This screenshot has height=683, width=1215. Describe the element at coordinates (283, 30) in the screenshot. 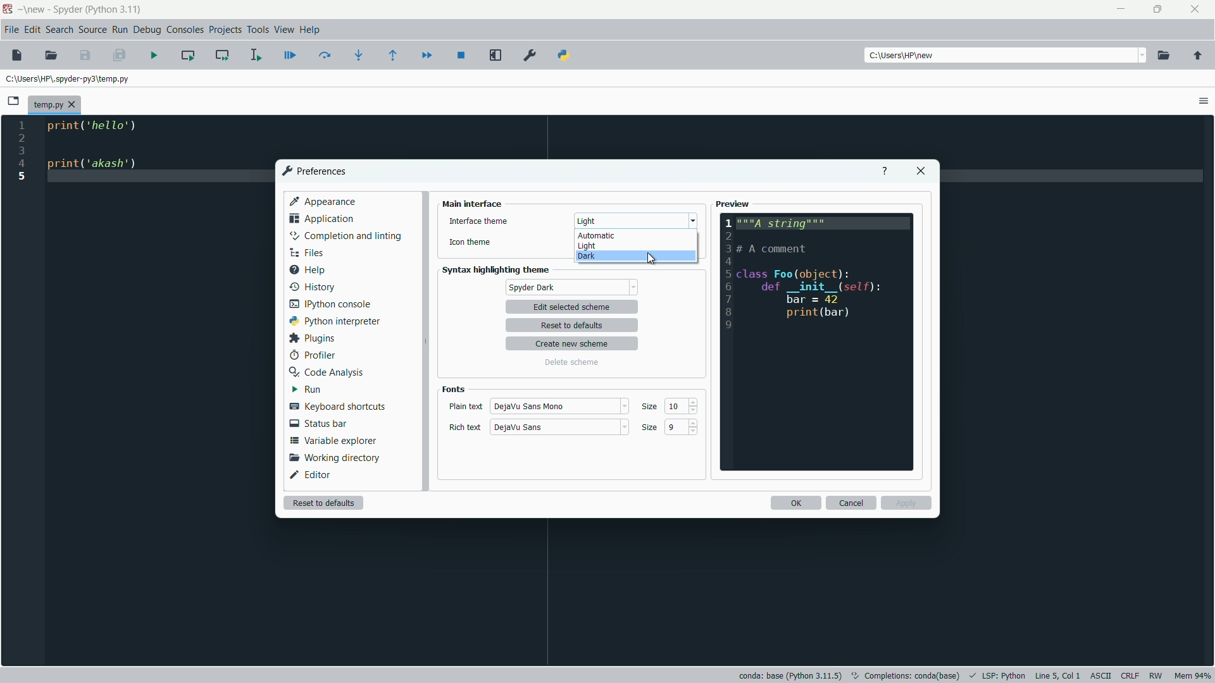

I see `view menu` at that location.